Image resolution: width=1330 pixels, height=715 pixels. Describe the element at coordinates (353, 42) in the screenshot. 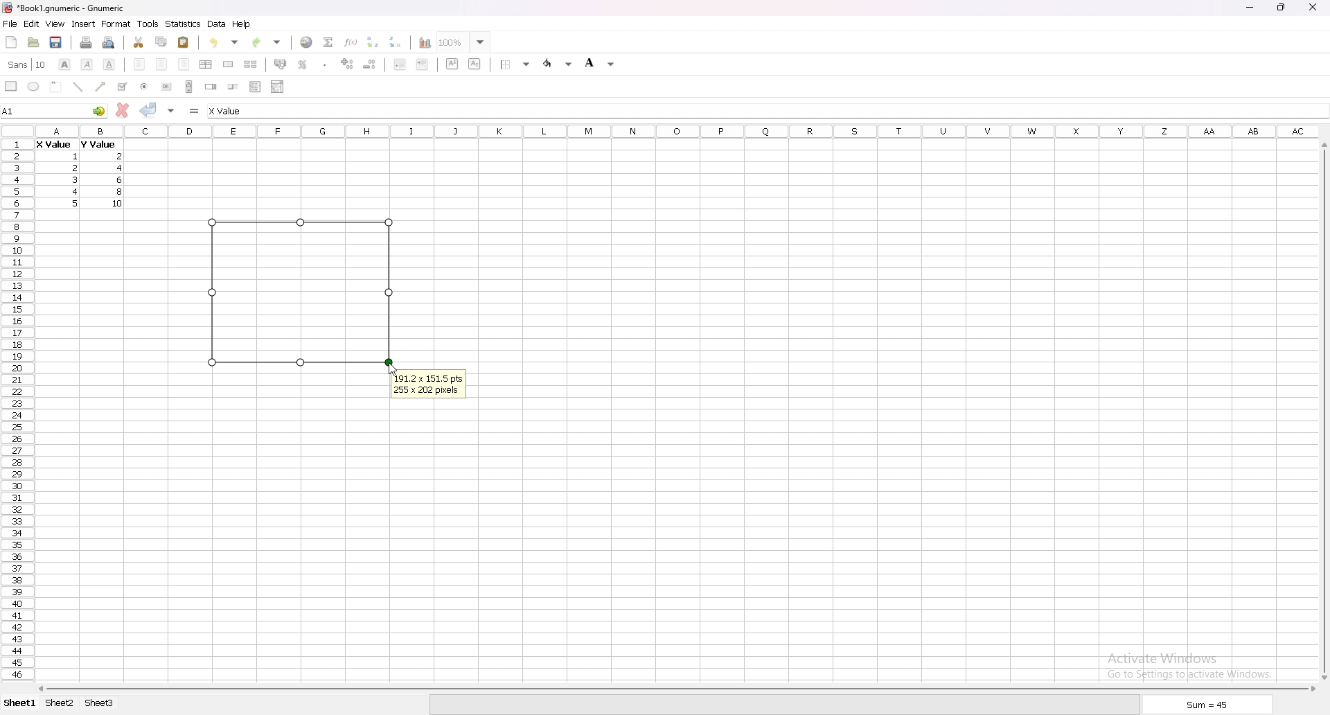

I see `function` at that location.